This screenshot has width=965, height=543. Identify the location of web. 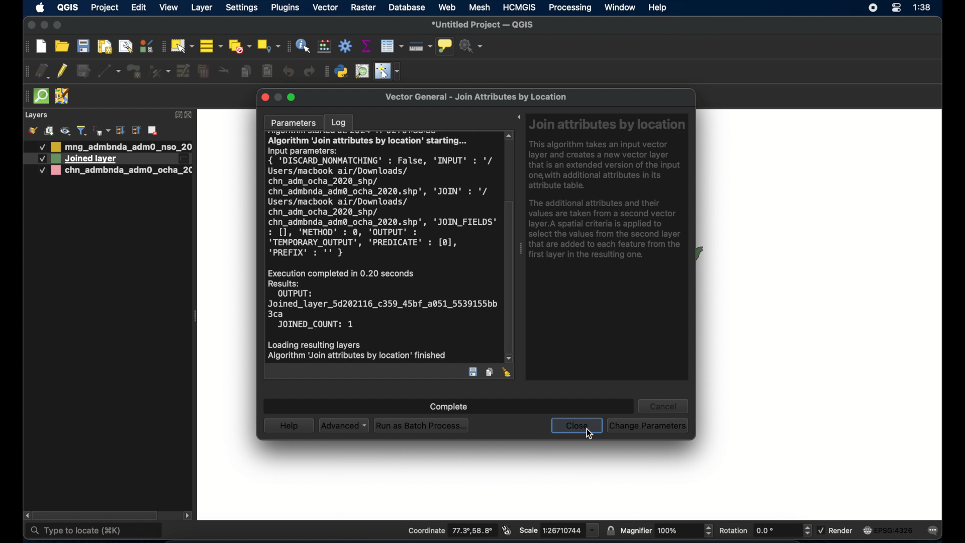
(447, 7).